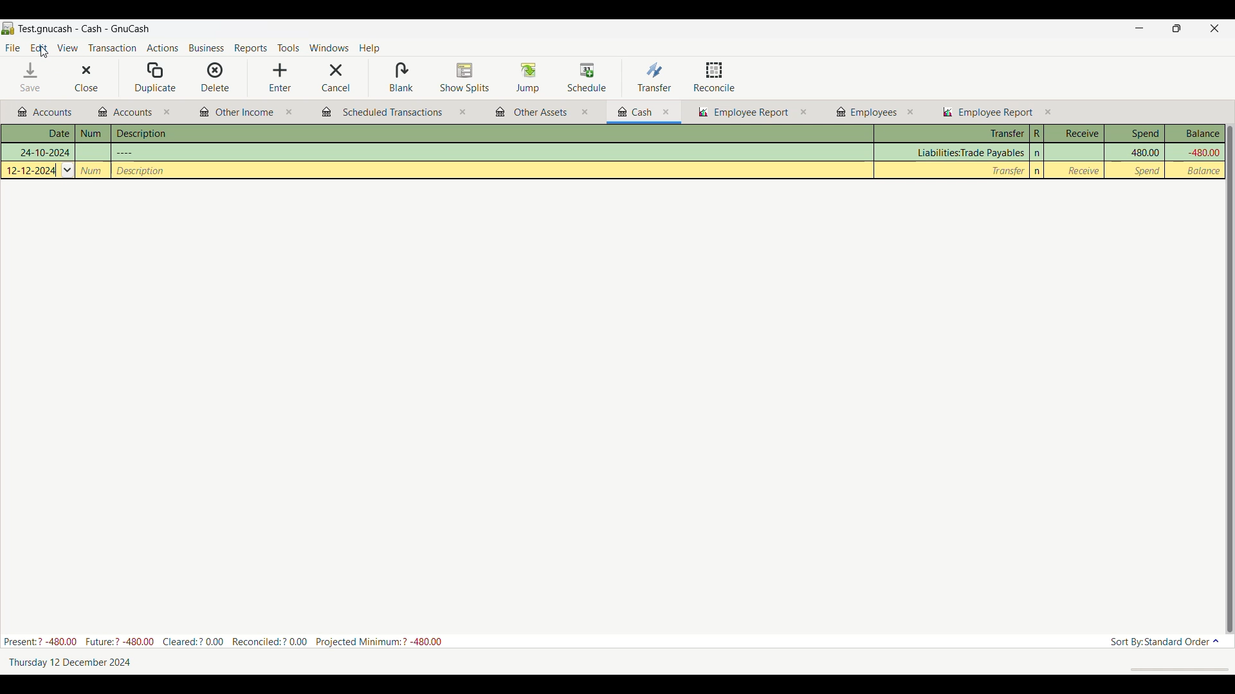  What do you see at coordinates (462, 110) in the screenshot?
I see `close` at bounding box center [462, 110].